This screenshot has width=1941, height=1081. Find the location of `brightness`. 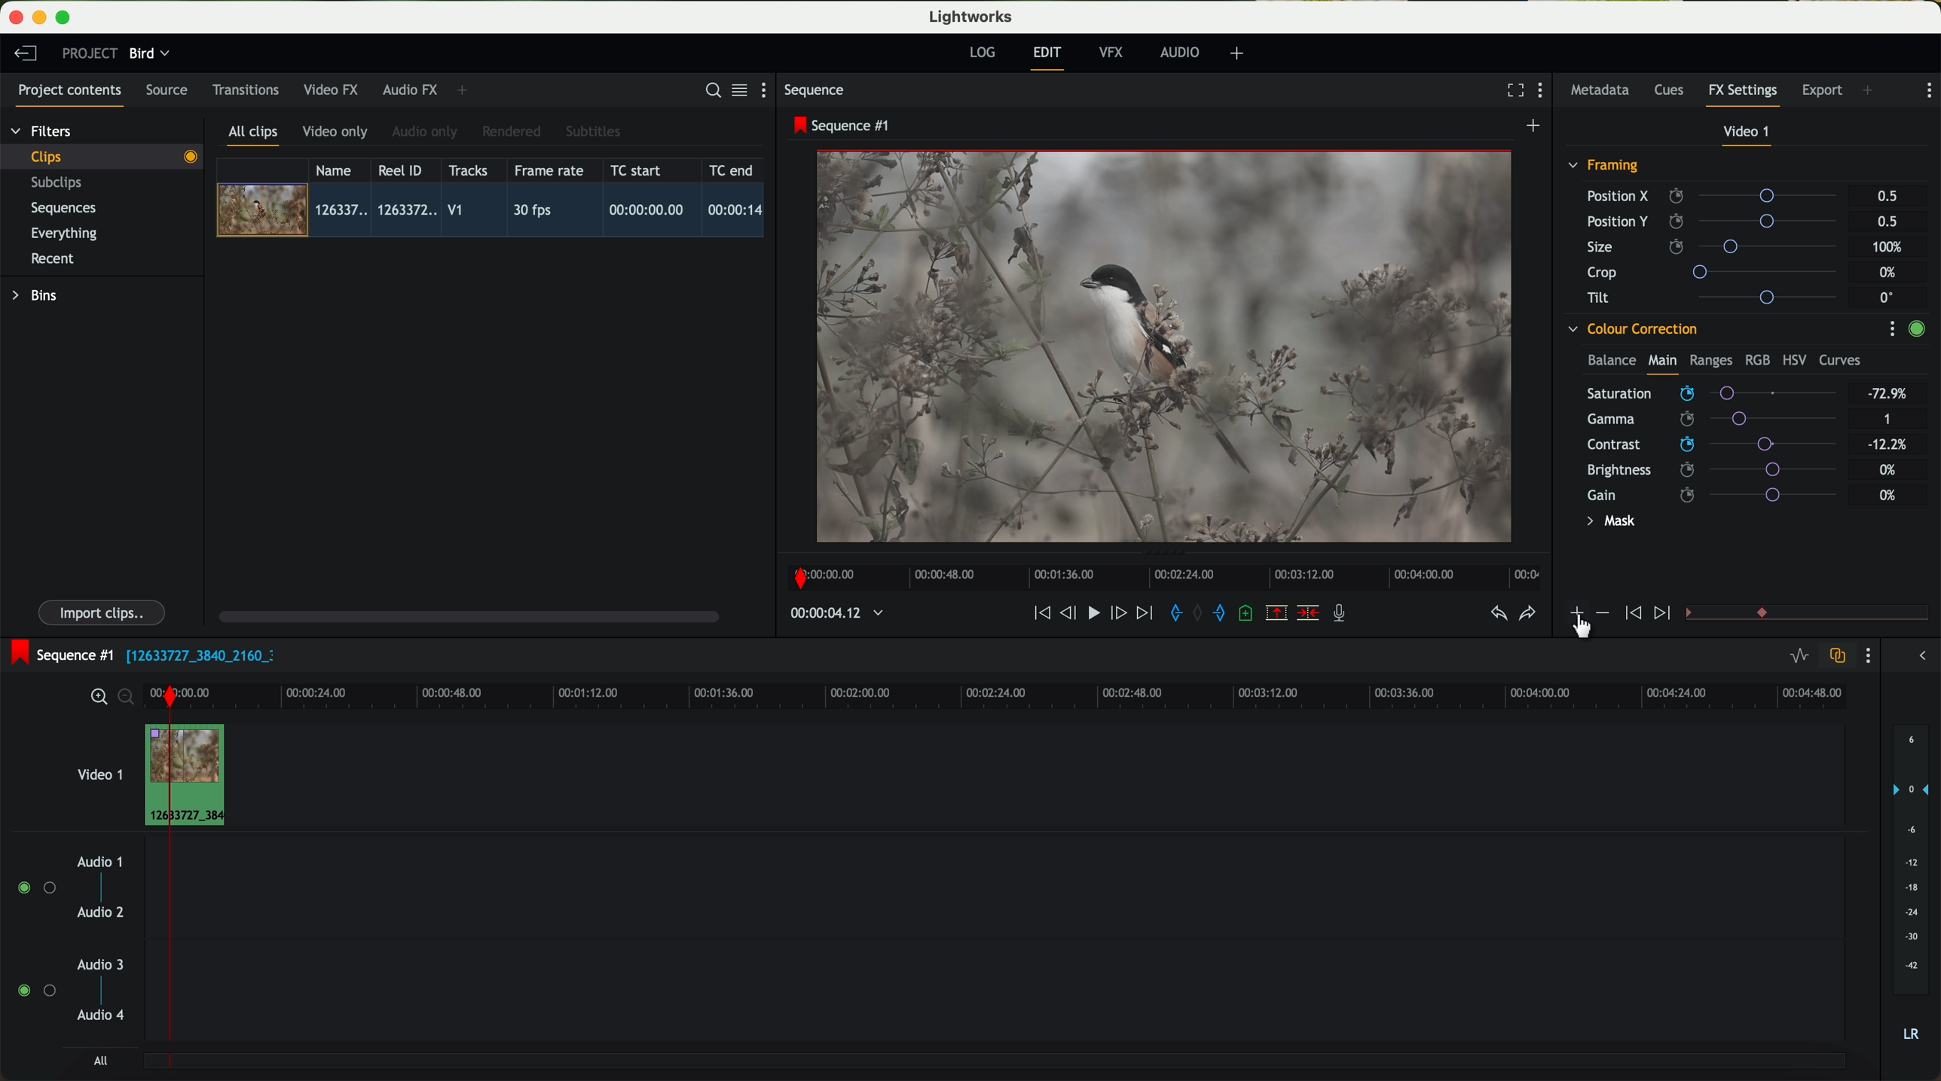

brightness is located at coordinates (1724, 470).